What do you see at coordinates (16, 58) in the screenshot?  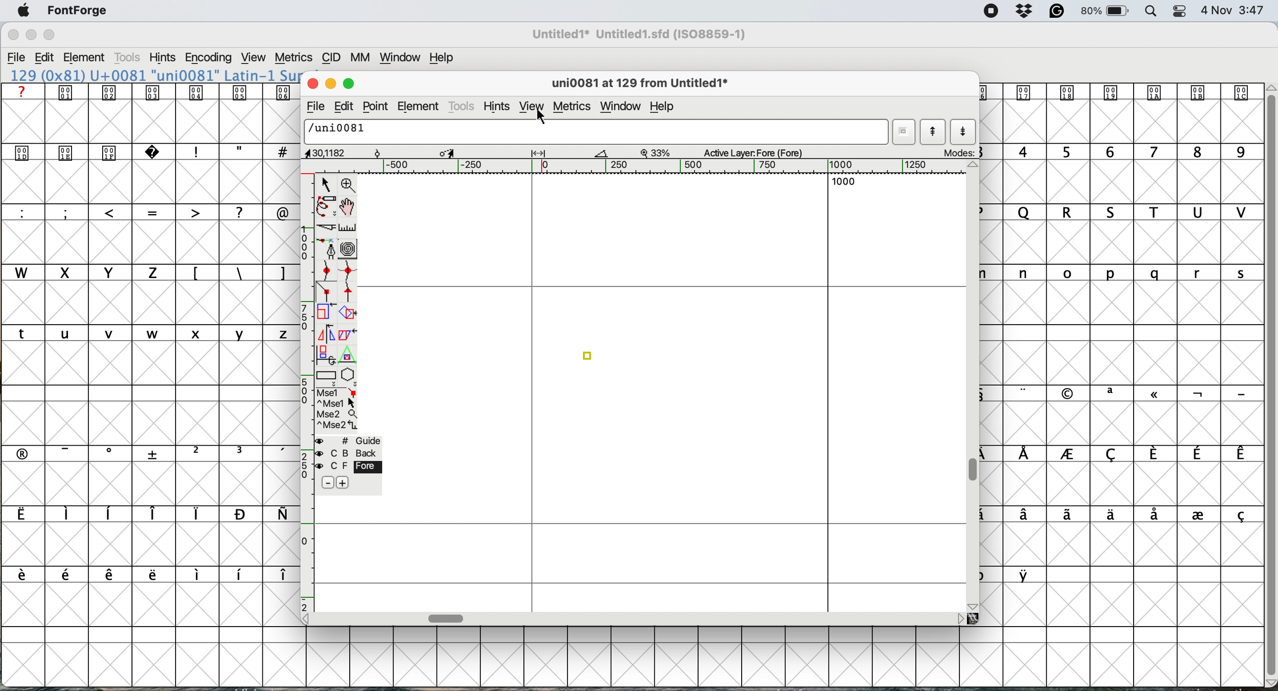 I see `File` at bounding box center [16, 58].